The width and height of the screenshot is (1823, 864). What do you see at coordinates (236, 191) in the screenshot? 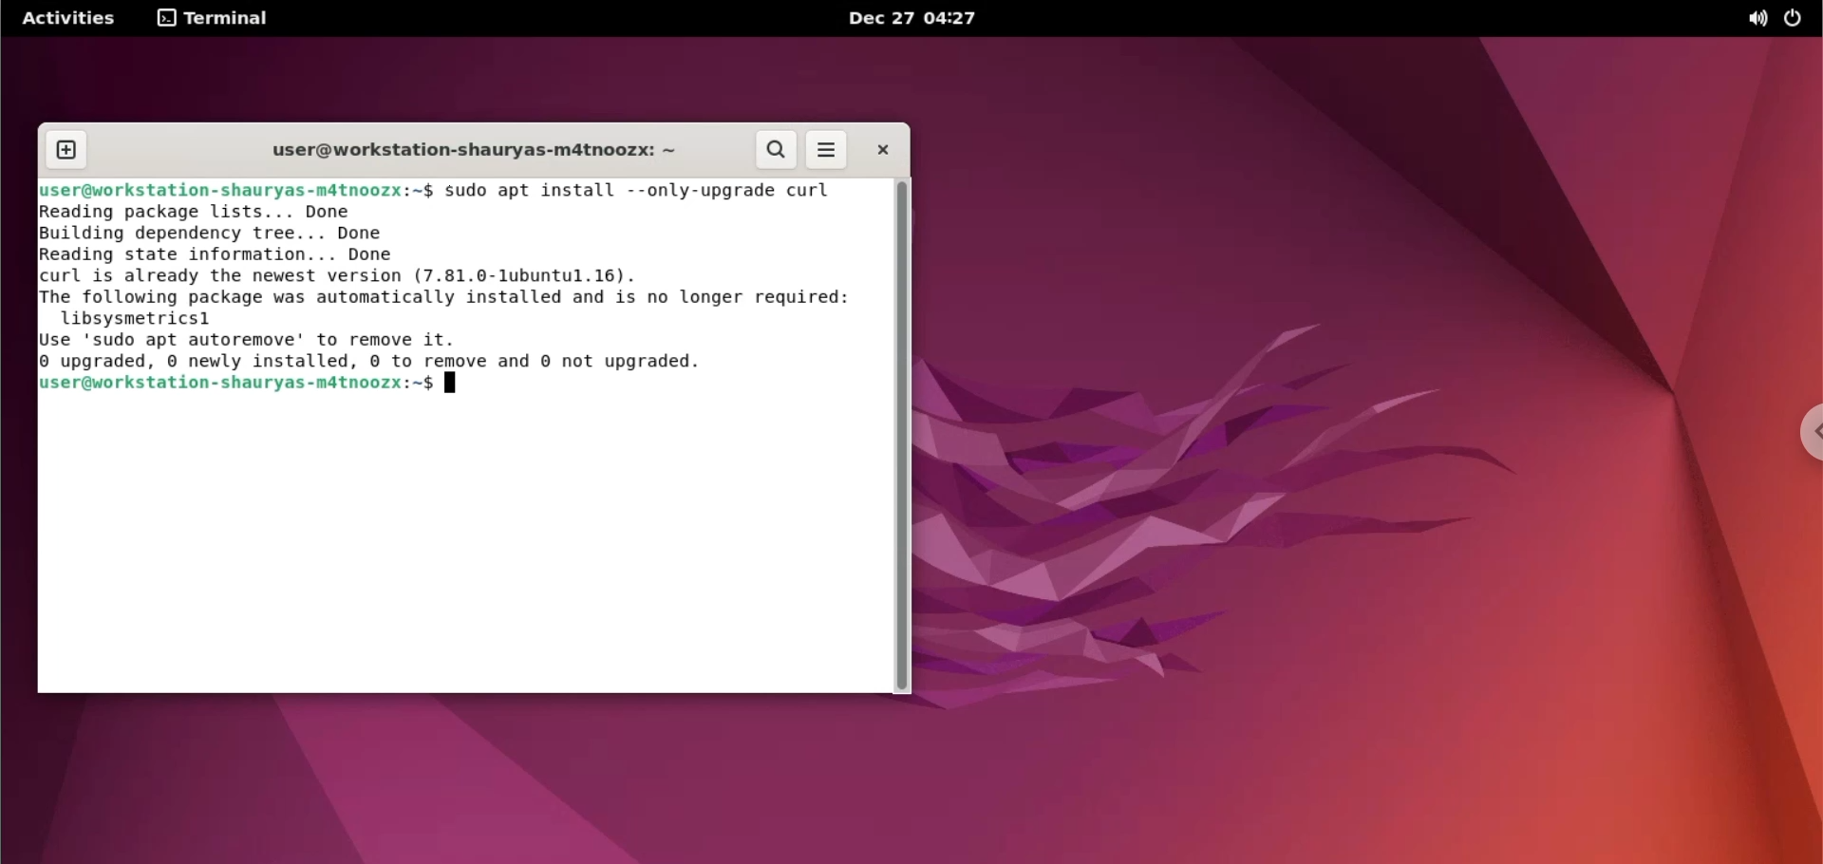
I see `user@workstation-shauryas-m4tnoozx:-$` at bounding box center [236, 191].